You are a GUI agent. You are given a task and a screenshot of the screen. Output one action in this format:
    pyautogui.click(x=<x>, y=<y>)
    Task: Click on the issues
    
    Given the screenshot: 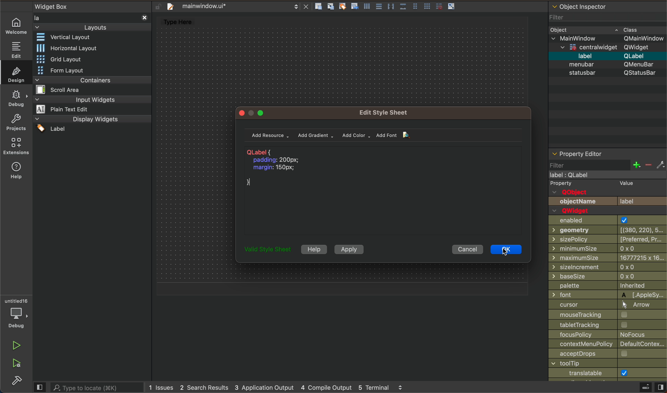 What is the action you would take?
    pyautogui.click(x=161, y=388)
    